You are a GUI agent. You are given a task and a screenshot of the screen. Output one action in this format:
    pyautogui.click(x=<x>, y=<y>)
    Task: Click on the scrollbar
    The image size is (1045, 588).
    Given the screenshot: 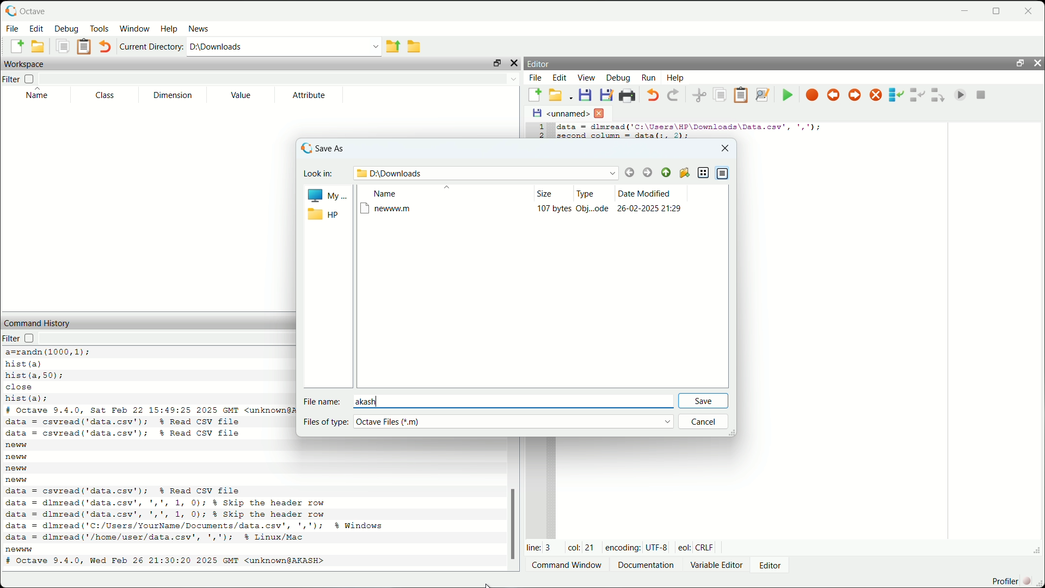 What is the action you would take?
    pyautogui.click(x=509, y=522)
    